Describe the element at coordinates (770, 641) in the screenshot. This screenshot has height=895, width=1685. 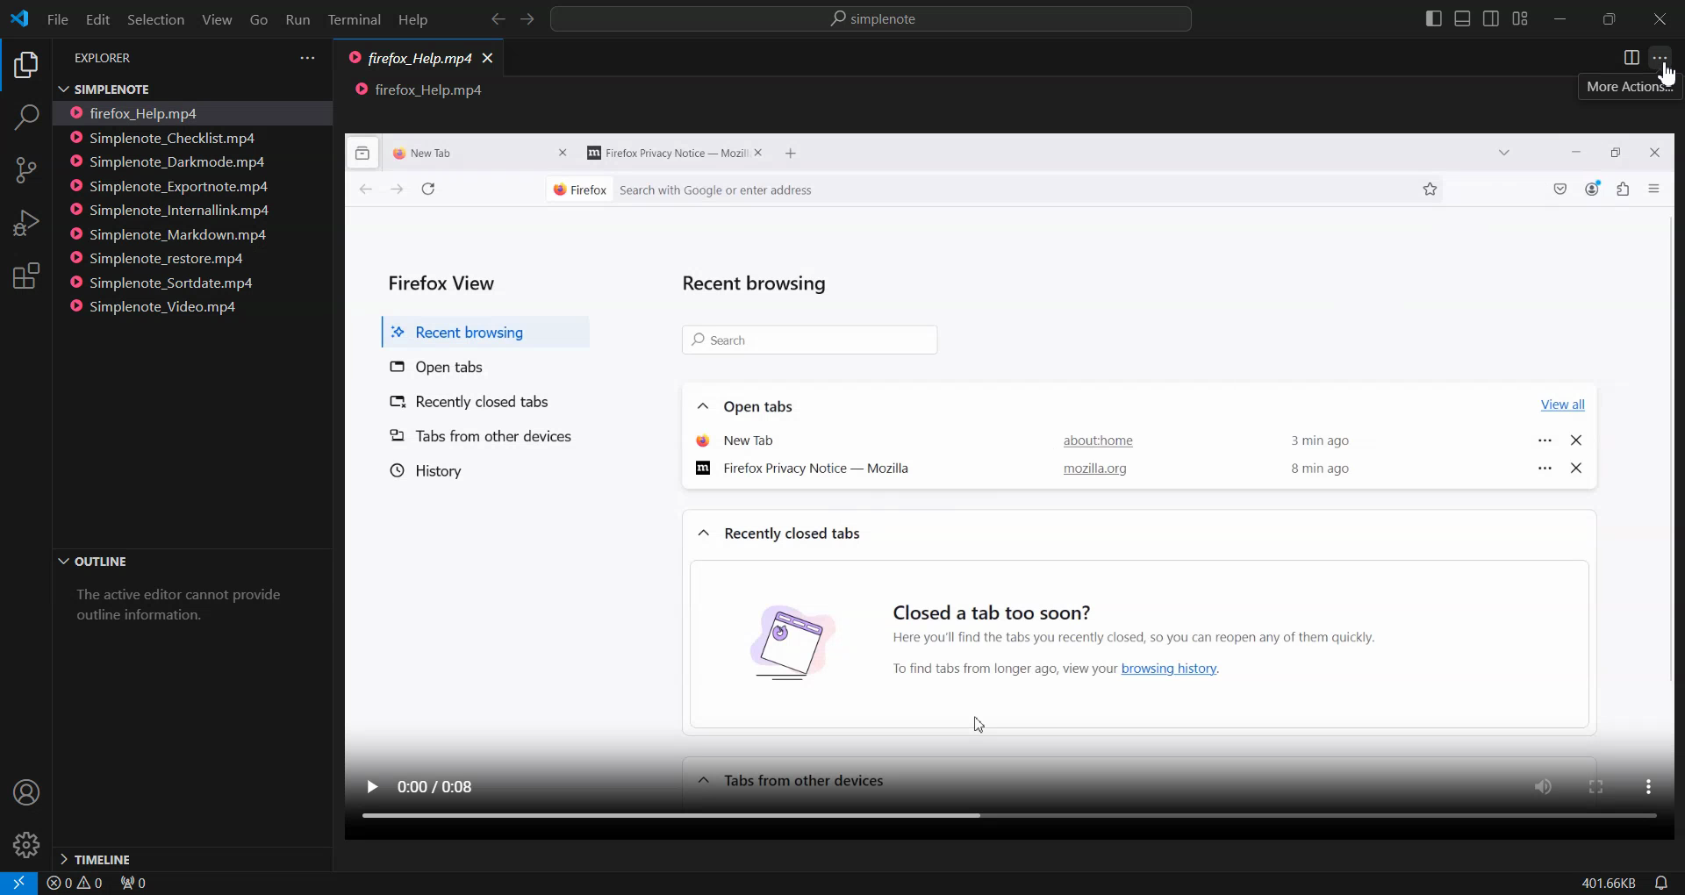
I see `browsing histry` at that location.